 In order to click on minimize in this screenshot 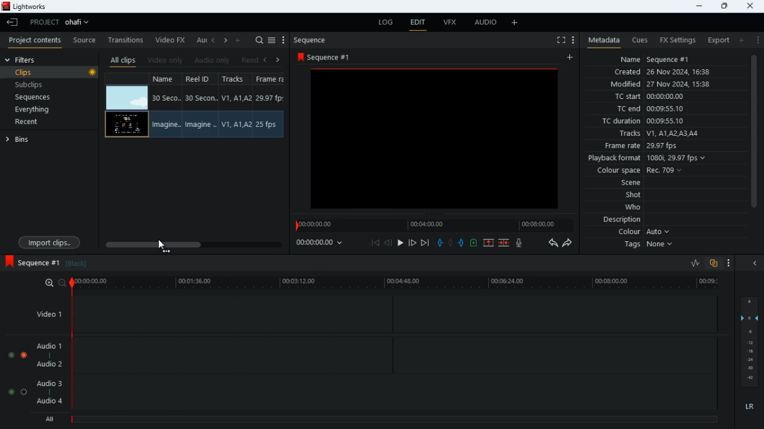, I will do `click(697, 6)`.